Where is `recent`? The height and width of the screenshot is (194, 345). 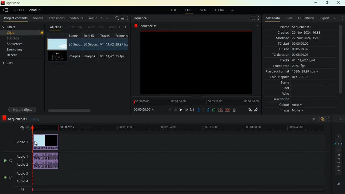
recent is located at coordinates (13, 55).